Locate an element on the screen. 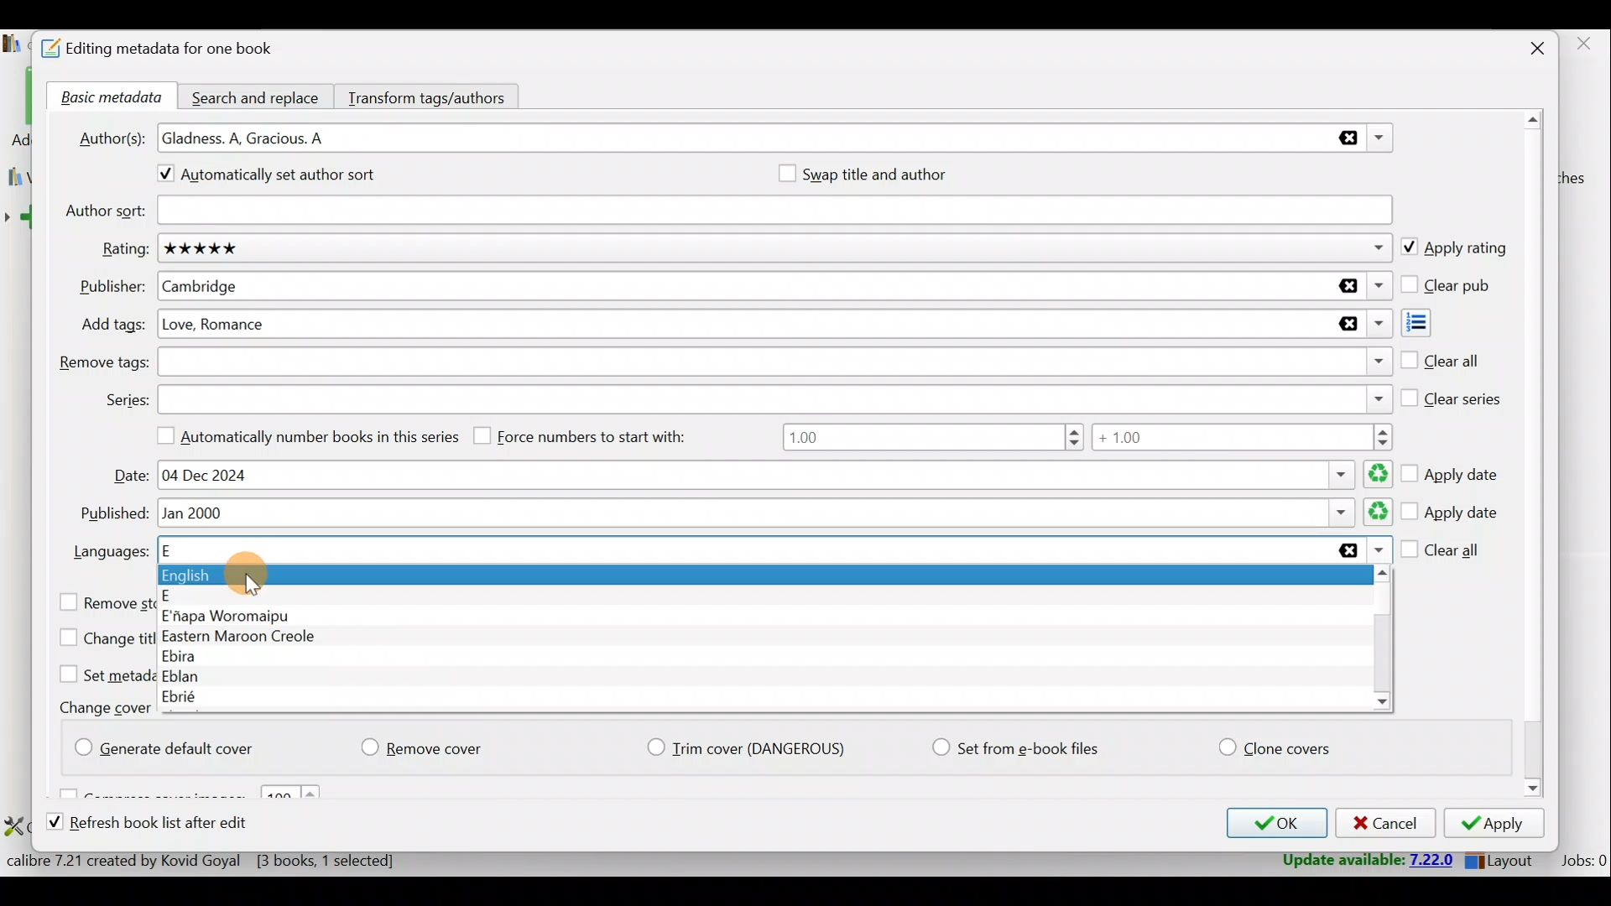 The height and width of the screenshot is (906, 1611). Apply date is located at coordinates (1453, 469).